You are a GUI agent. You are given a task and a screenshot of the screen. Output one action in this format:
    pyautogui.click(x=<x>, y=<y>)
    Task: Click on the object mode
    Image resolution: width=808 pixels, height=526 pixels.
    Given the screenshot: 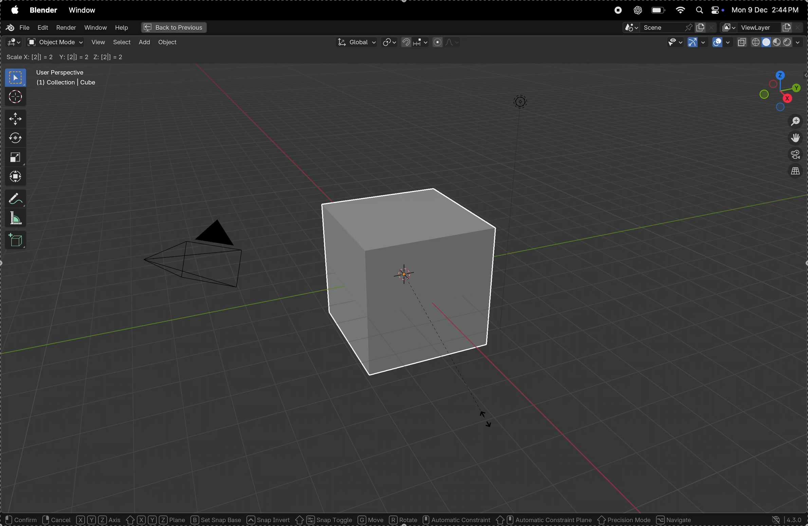 What is the action you would take?
    pyautogui.click(x=56, y=42)
    